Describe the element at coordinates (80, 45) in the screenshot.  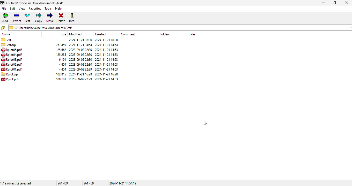
I see `modified date & time` at that location.